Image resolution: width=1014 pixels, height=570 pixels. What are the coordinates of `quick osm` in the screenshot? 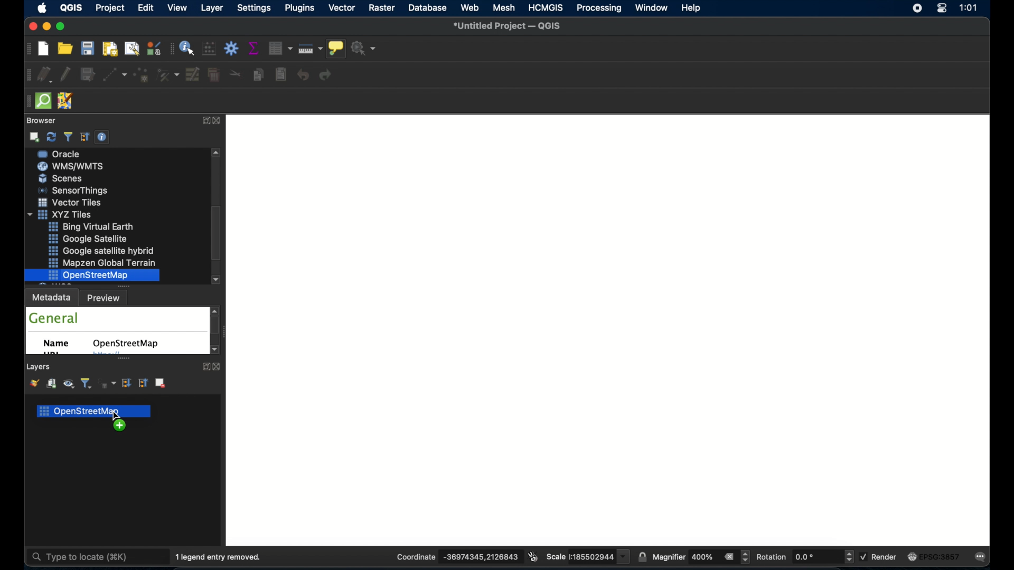 It's located at (43, 101).